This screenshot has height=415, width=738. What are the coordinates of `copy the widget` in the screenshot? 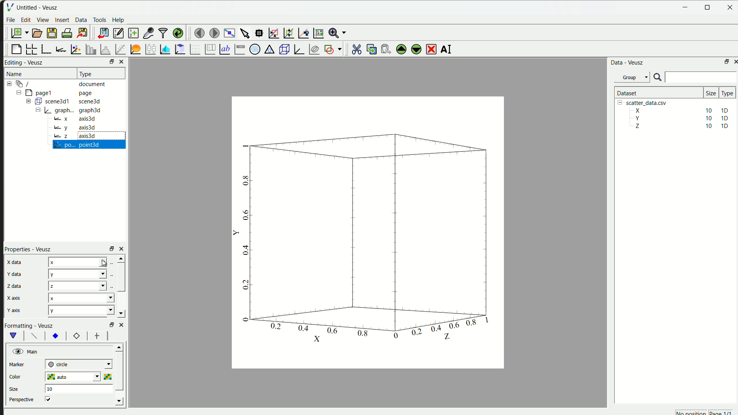 It's located at (370, 49).